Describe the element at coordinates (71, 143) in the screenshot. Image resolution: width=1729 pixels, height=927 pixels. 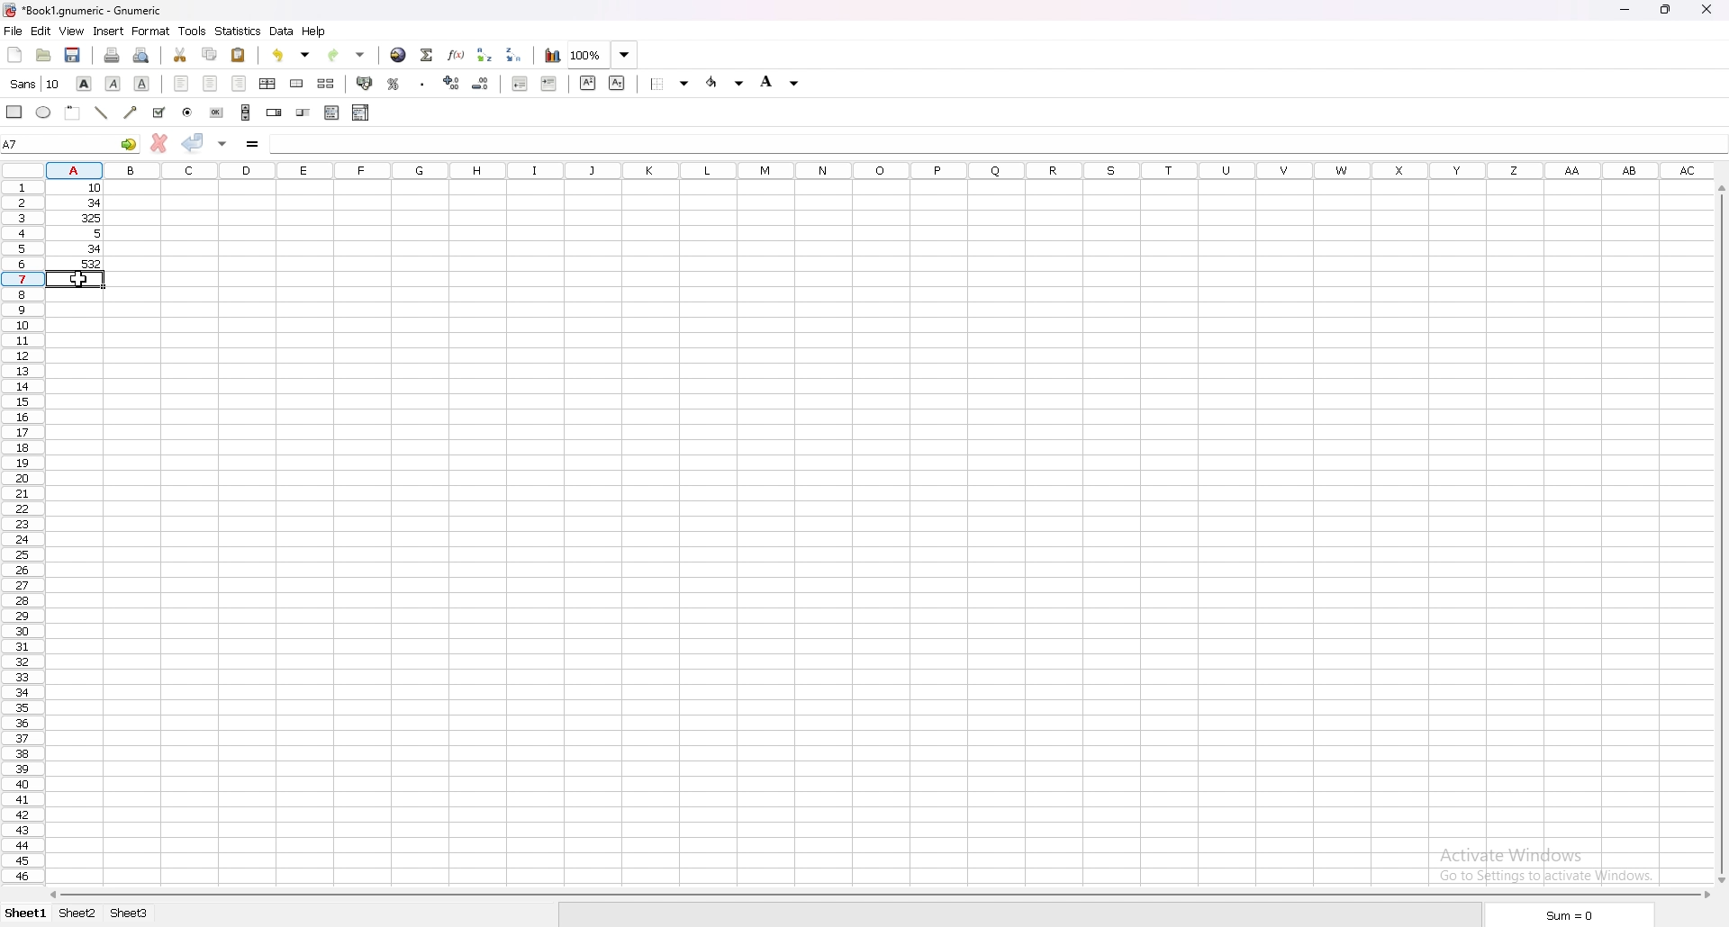
I see `A7` at that location.